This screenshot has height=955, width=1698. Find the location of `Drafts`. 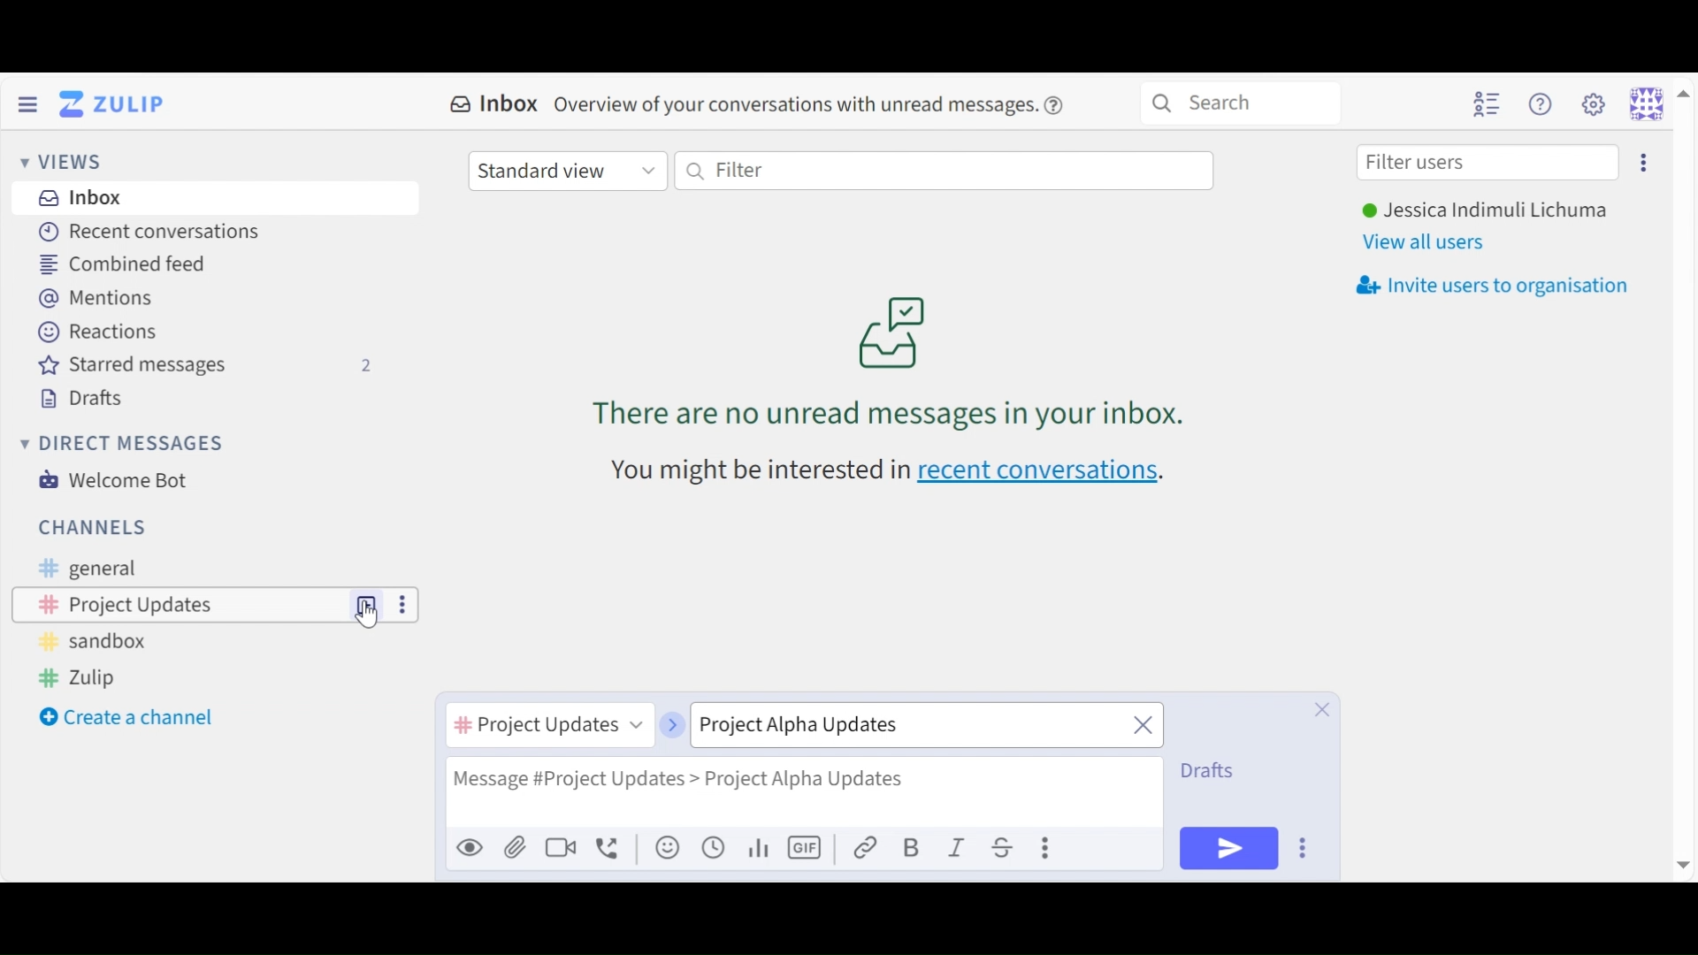

Drafts is located at coordinates (89, 396).